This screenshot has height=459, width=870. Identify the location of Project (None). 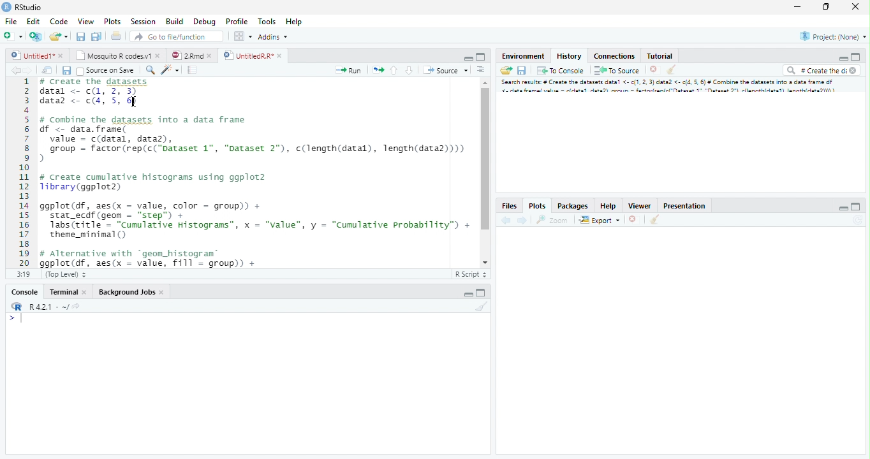
(834, 36).